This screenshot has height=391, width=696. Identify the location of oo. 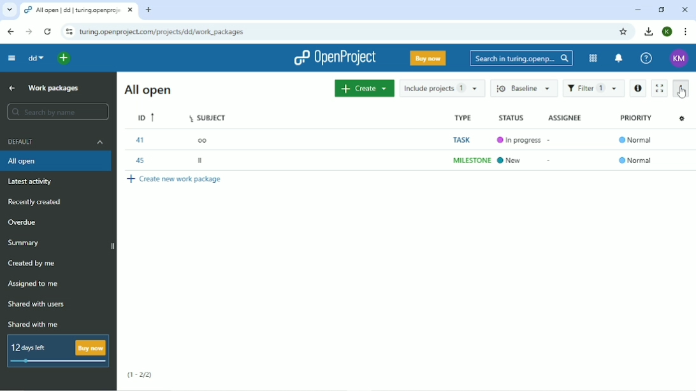
(201, 139).